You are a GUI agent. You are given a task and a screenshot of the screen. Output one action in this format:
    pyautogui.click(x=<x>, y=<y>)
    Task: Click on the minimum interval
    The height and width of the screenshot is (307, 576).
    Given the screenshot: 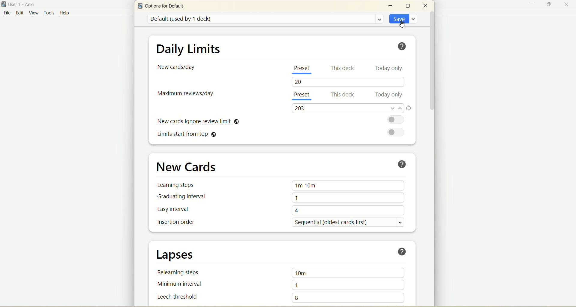 What is the action you would take?
    pyautogui.click(x=177, y=284)
    